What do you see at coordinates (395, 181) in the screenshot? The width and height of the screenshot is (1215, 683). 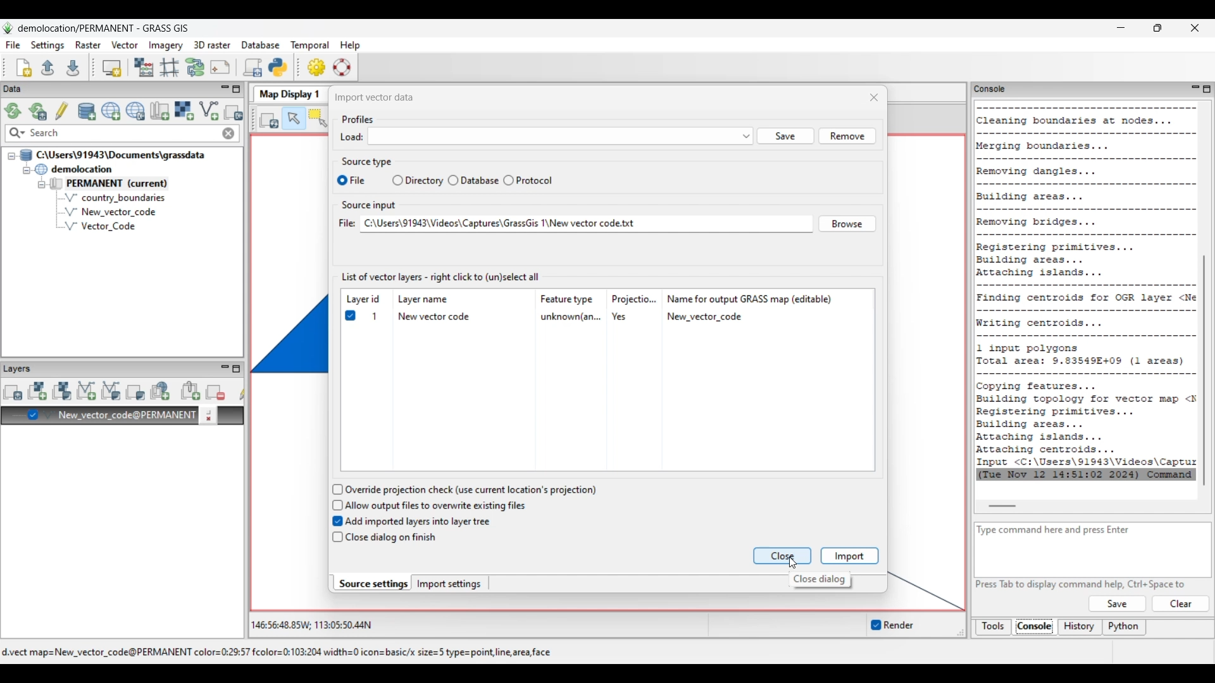 I see `select` at bounding box center [395, 181].